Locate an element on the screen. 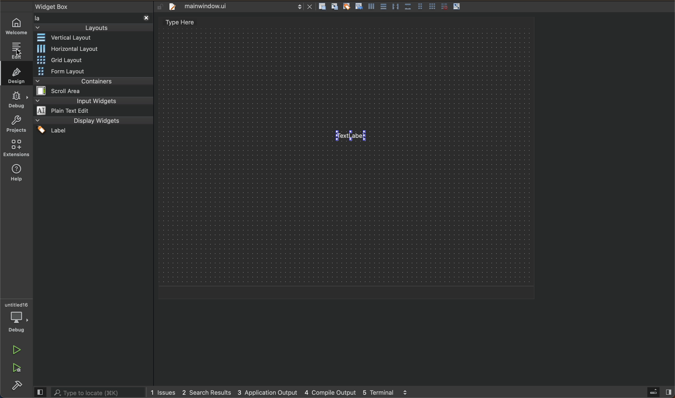  horizontal splitter is located at coordinates (395, 6).